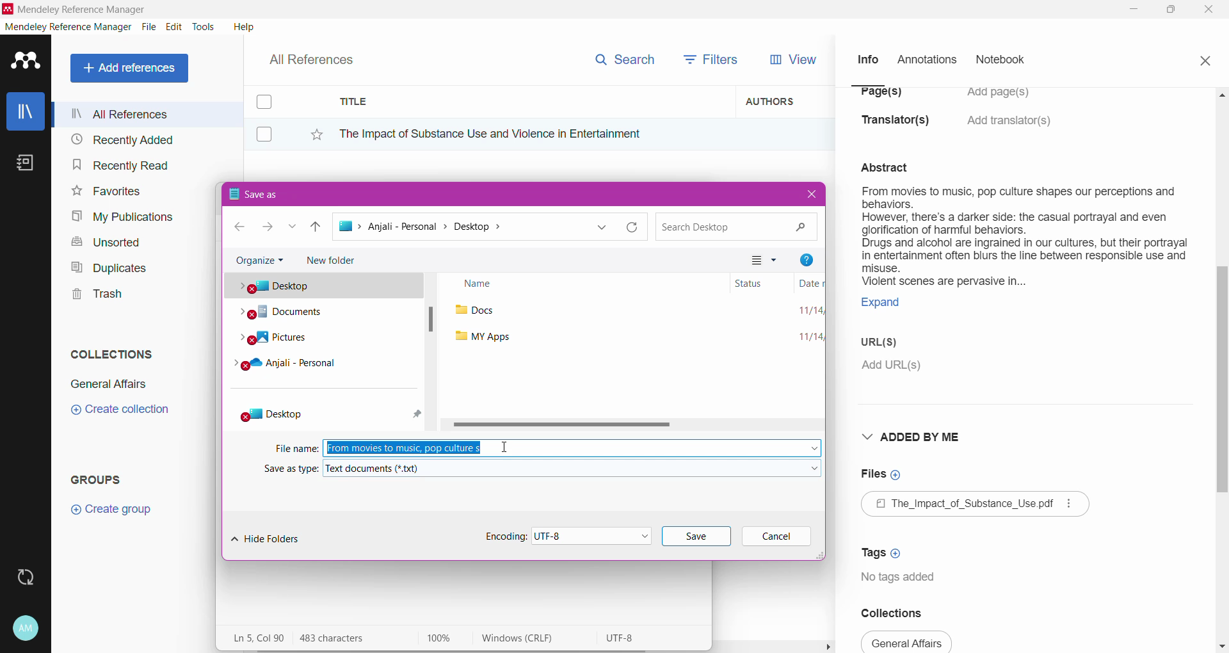 The height and width of the screenshot is (653, 1229). I want to click on Previous locations, so click(604, 227).